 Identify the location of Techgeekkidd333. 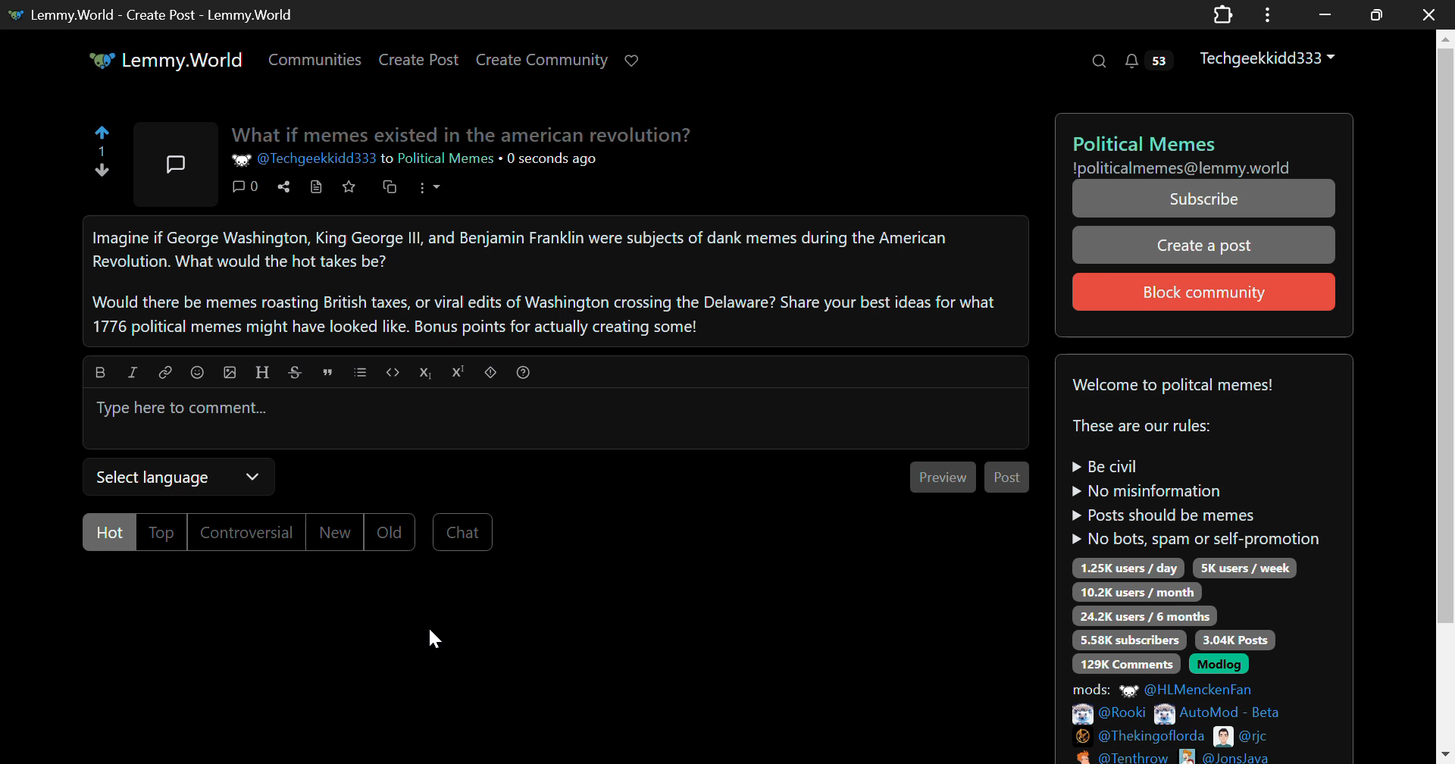
(1268, 59).